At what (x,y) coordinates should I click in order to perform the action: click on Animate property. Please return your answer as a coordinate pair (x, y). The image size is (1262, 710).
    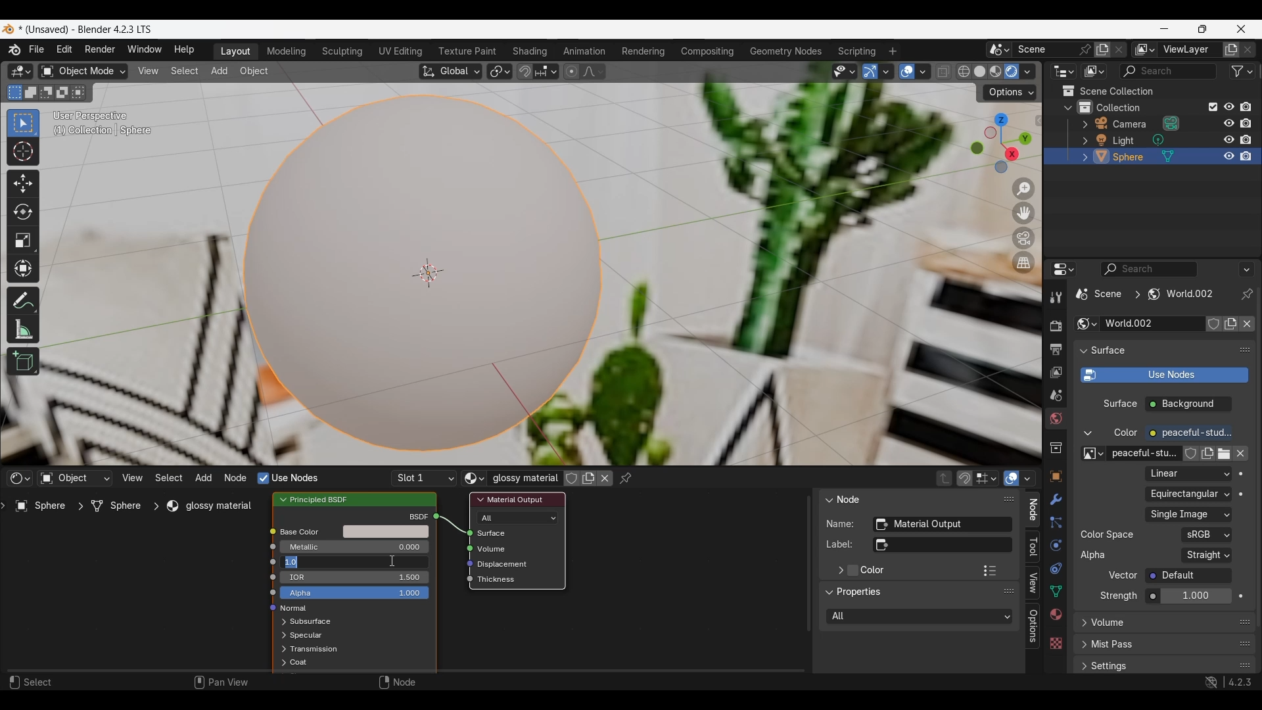
    Looking at the image, I should click on (1241, 596).